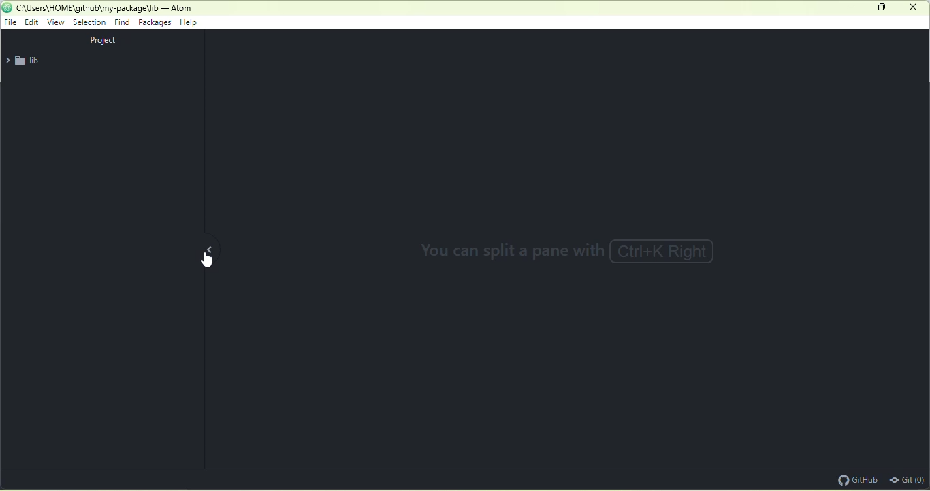 Image resolution: width=930 pixels, height=491 pixels. What do you see at coordinates (7, 61) in the screenshot?
I see `drop down` at bounding box center [7, 61].